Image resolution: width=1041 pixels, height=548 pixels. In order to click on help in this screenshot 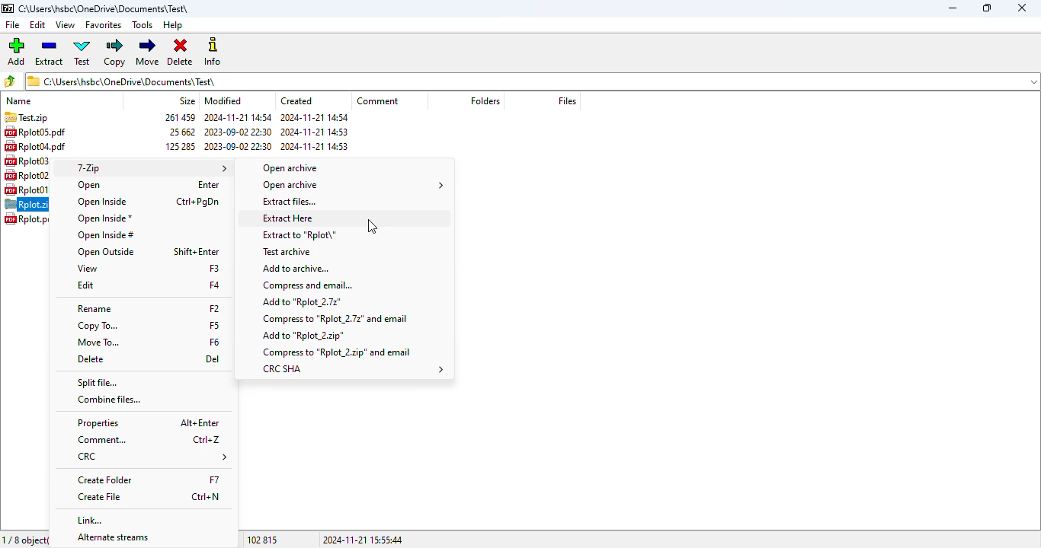, I will do `click(173, 25)`.